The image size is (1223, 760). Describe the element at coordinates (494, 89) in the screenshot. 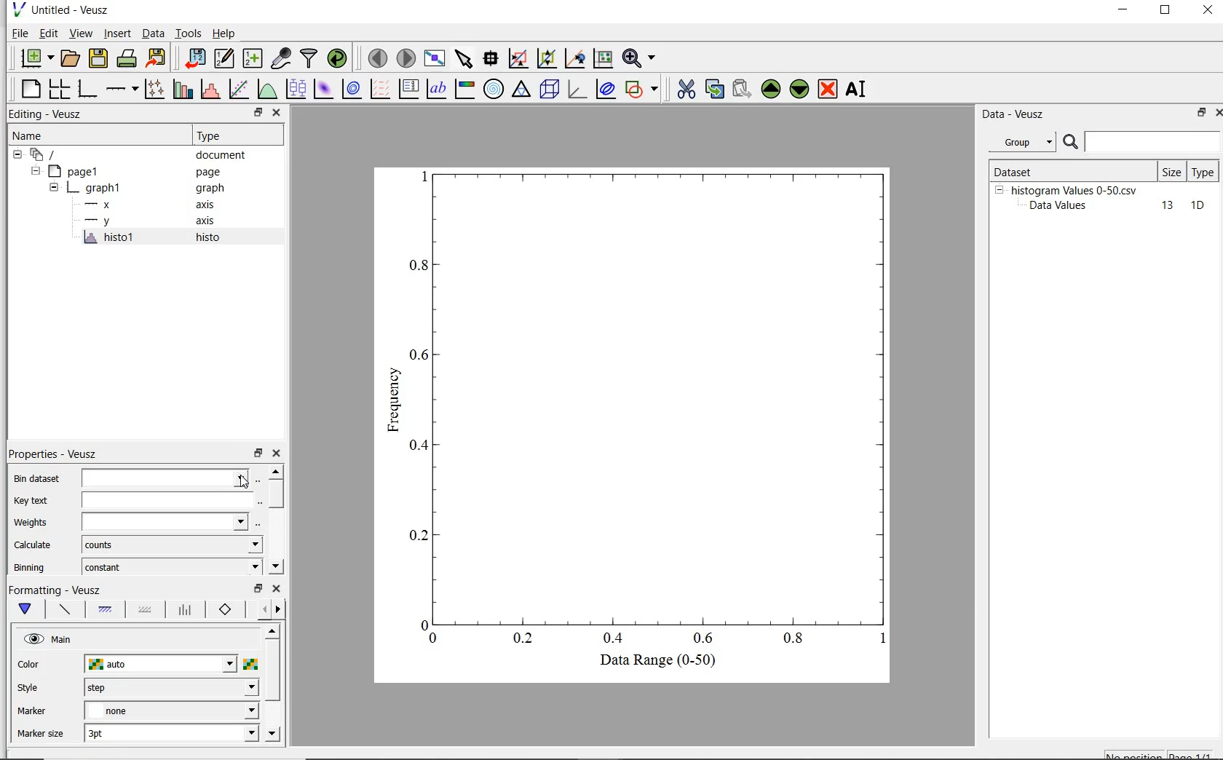

I see `polar graph` at that location.